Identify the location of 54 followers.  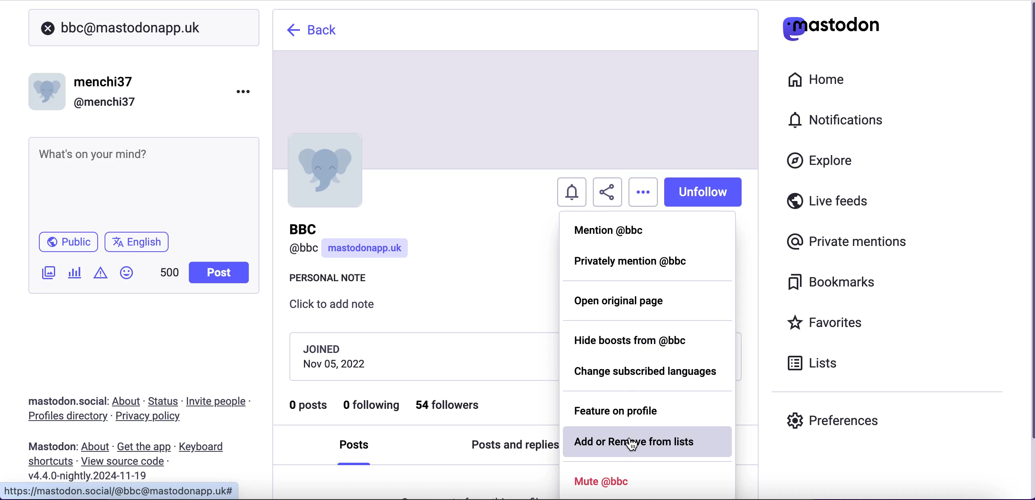
(455, 405).